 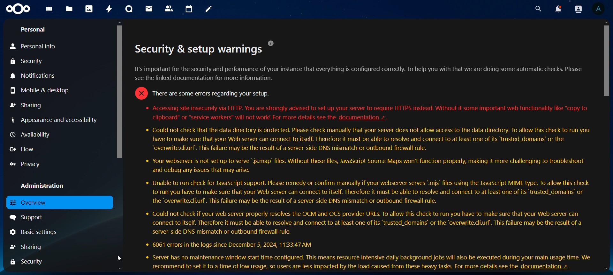 What do you see at coordinates (538, 8) in the screenshot?
I see `search` at bounding box center [538, 8].